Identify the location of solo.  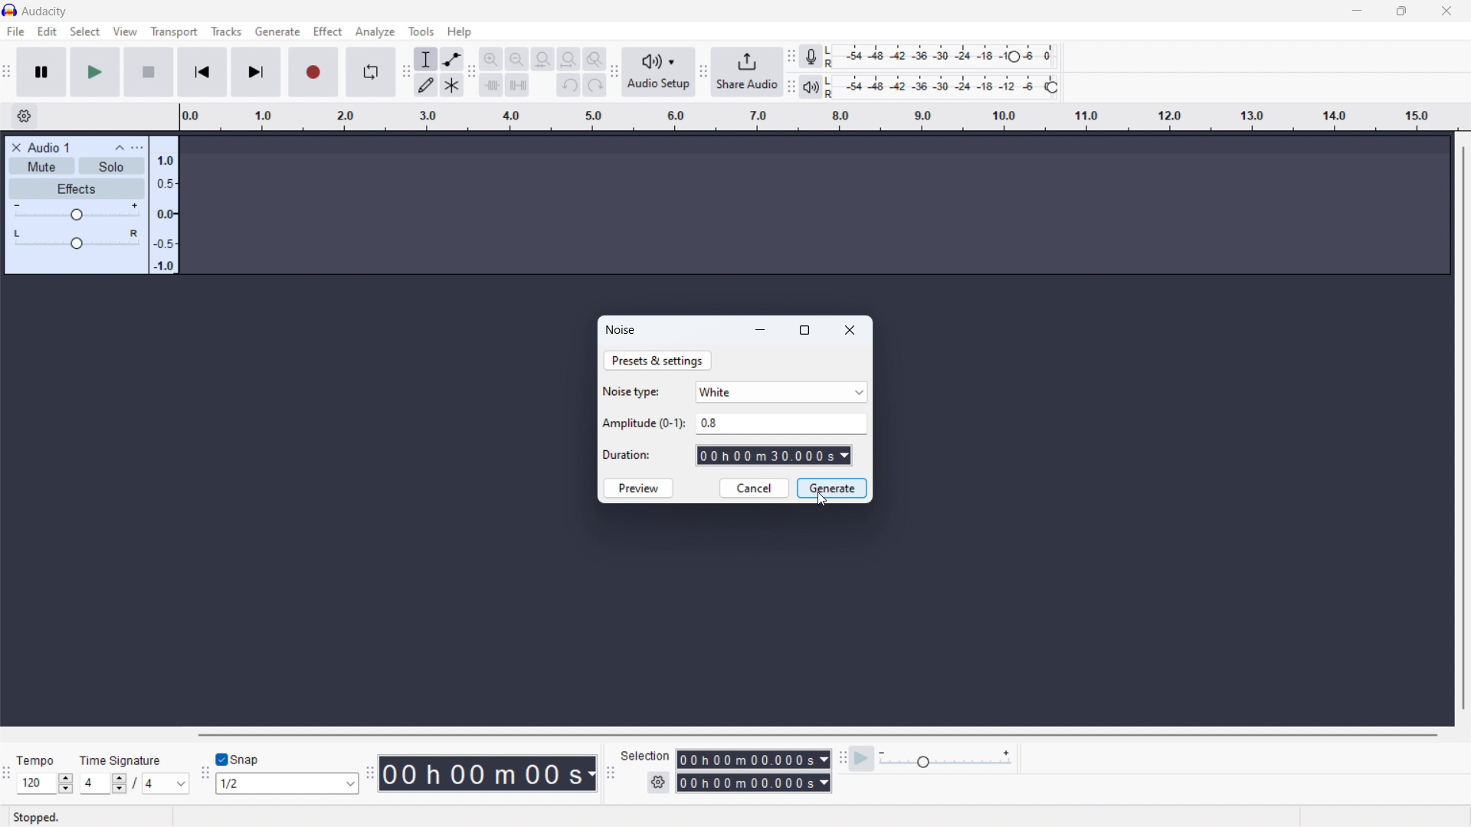
(112, 166).